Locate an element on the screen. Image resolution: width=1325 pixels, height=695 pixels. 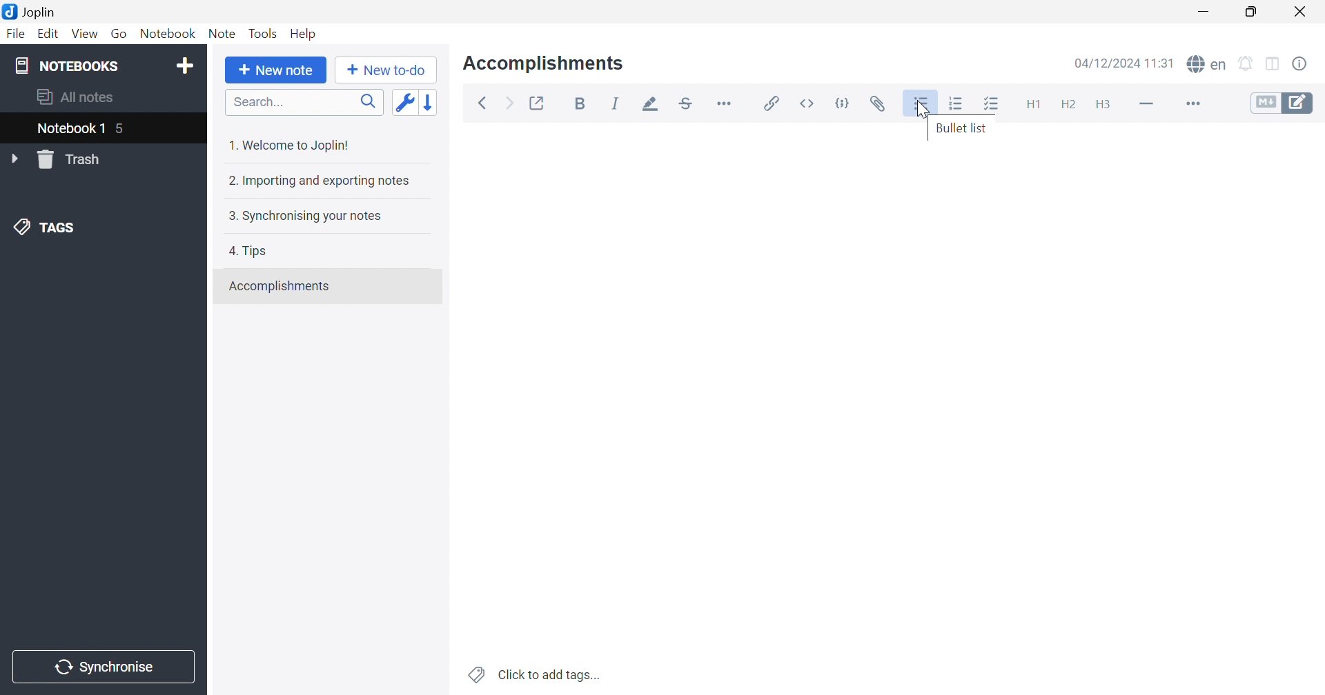
Toggle external editing is located at coordinates (536, 103).